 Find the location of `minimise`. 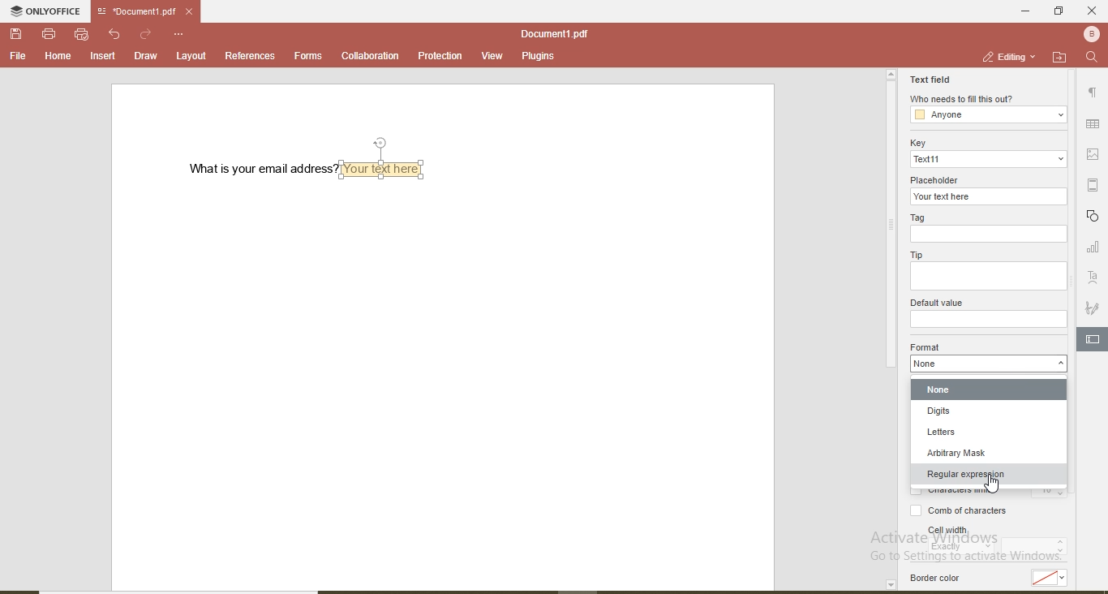

minimise is located at coordinates (1020, 10).